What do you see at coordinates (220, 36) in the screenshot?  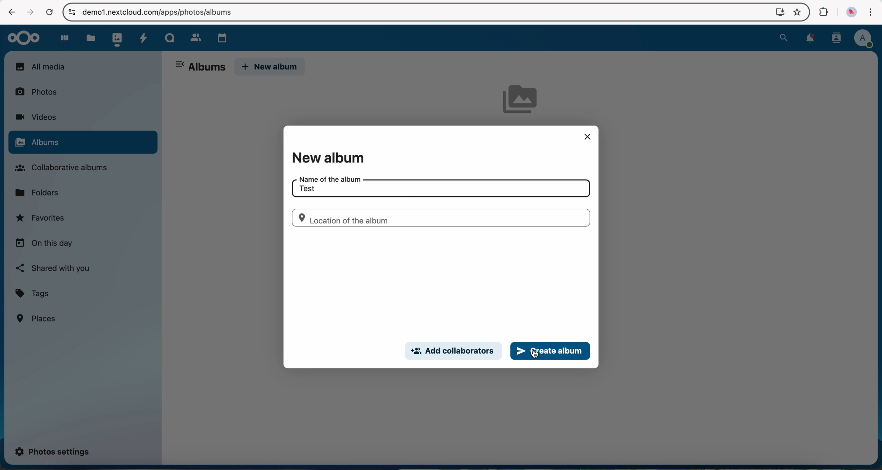 I see `calendar` at bounding box center [220, 36].